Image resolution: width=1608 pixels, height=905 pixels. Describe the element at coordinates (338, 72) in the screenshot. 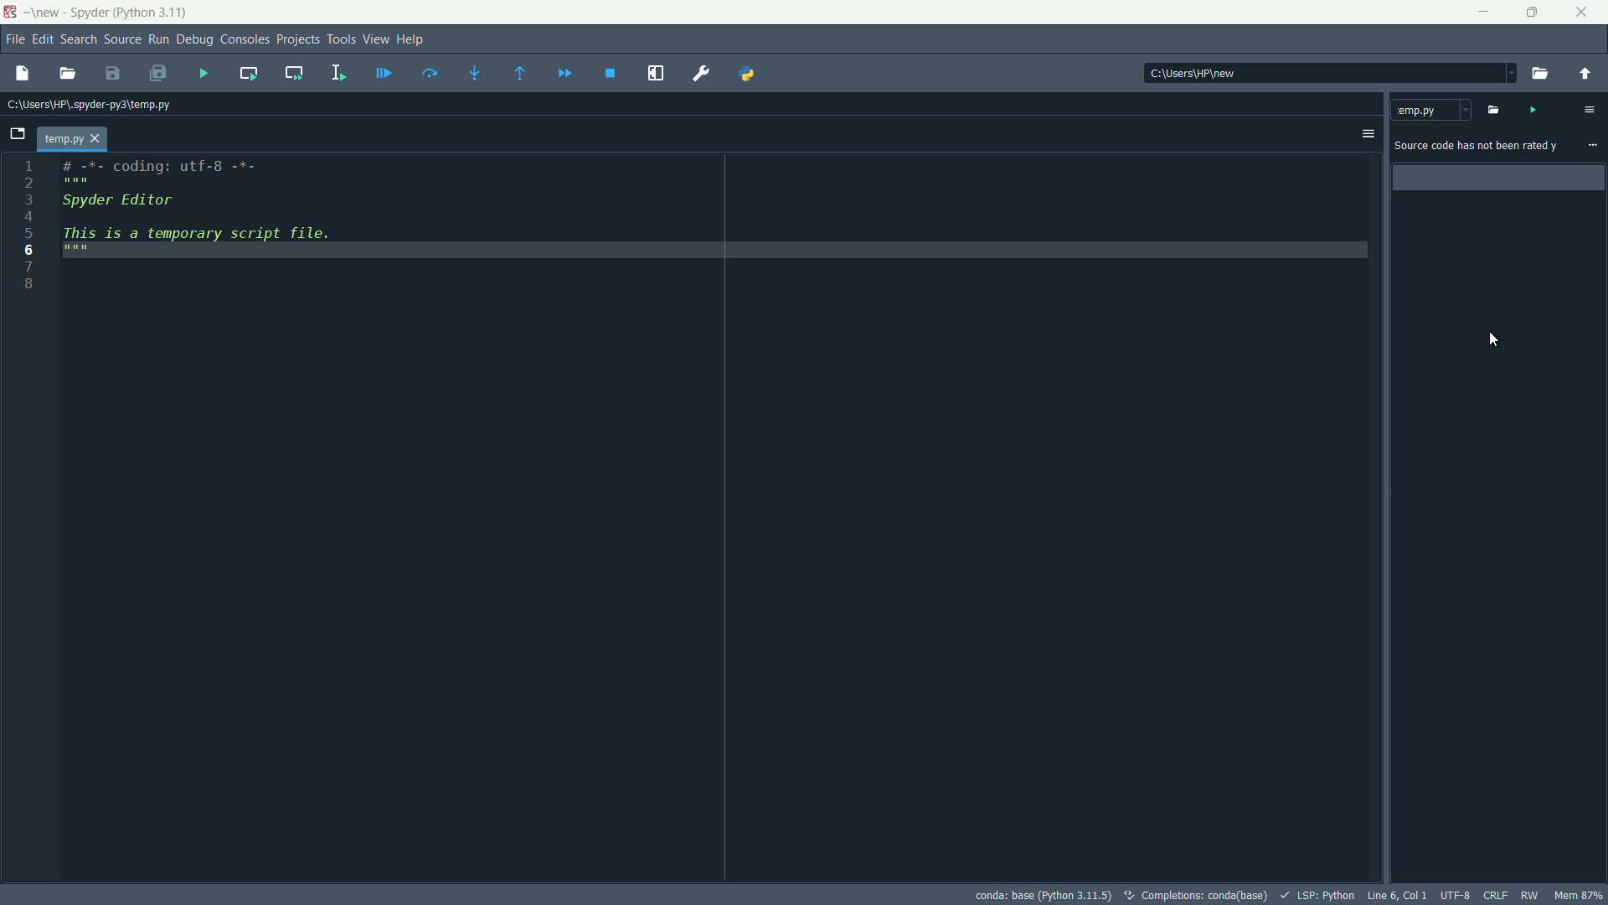

I see `run selection` at that location.